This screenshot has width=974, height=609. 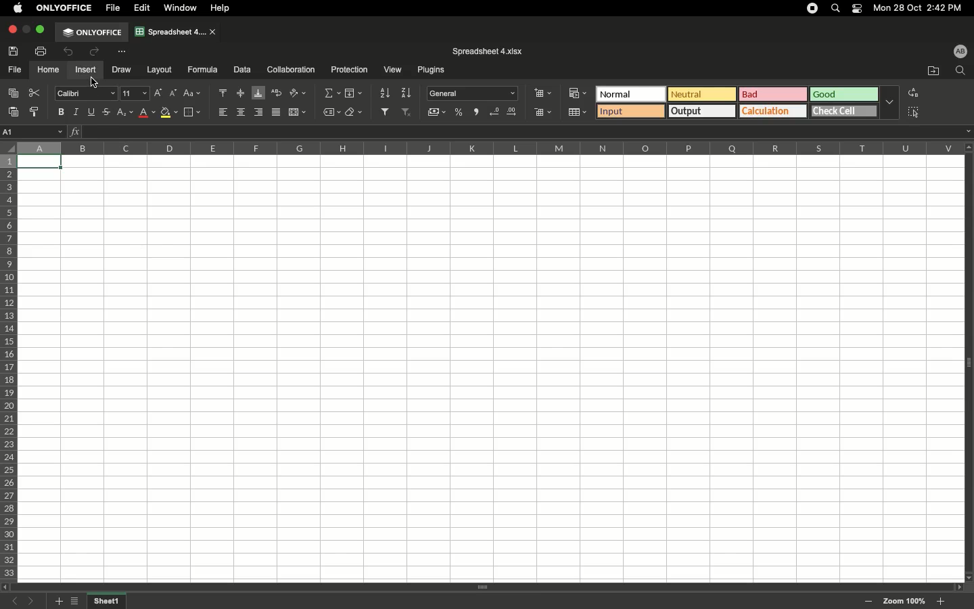 What do you see at coordinates (42, 29) in the screenshot?
I see `Maximize` at bounding box center [42, 29].